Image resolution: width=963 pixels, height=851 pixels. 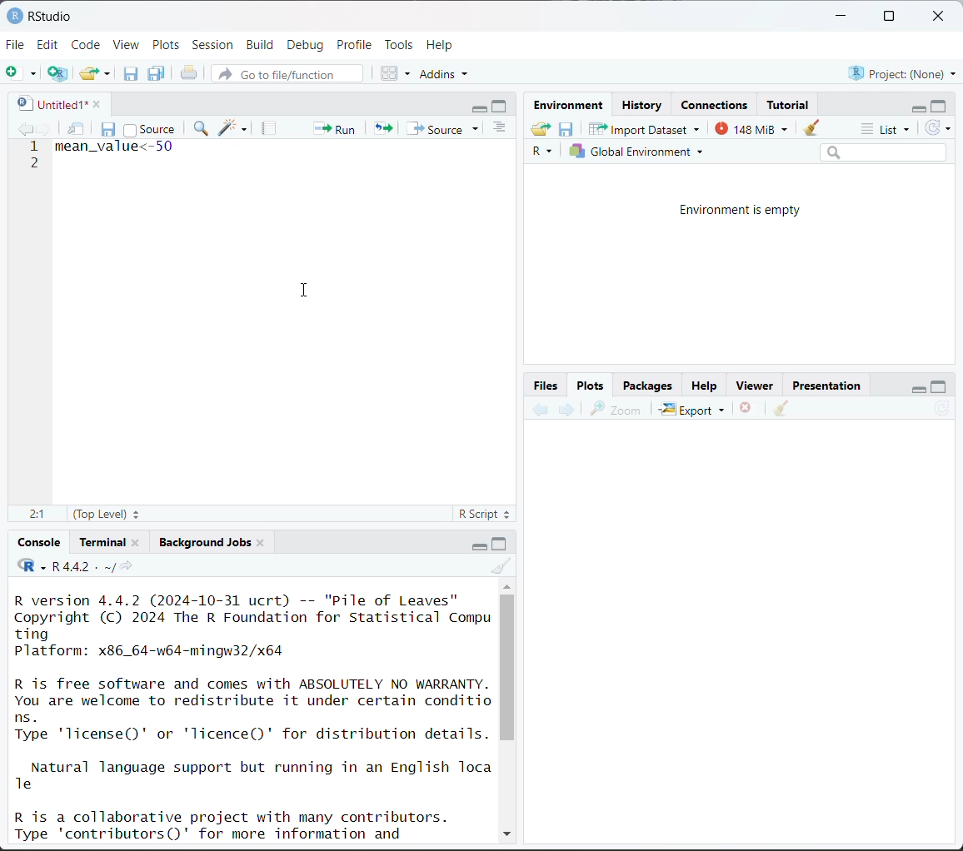 I want to click on go to file/function, so click(x=286, y=75).